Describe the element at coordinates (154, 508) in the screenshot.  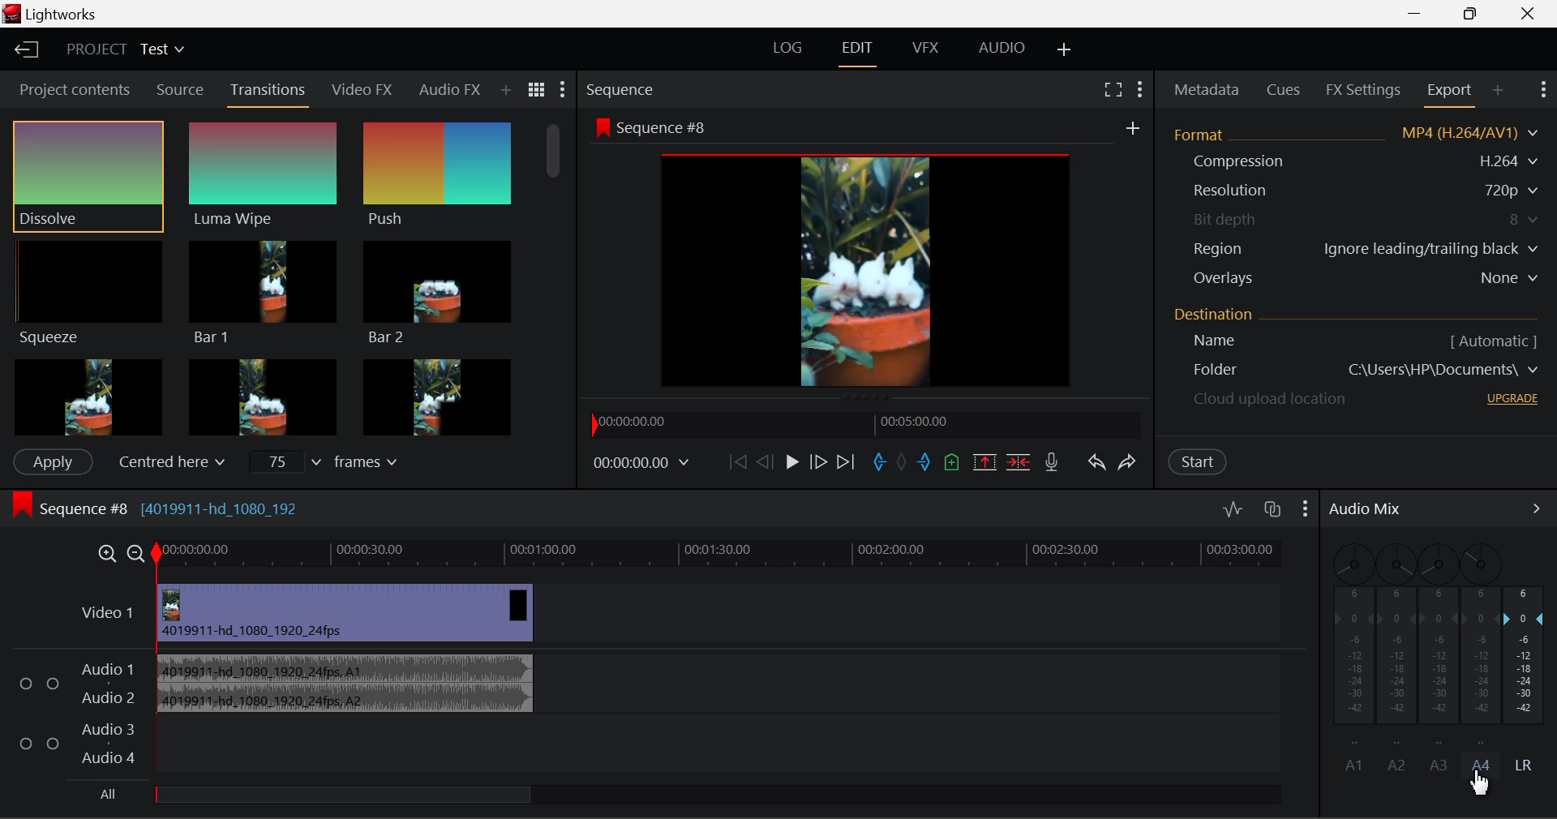
I see `Sequence #8 [4019911-hd_1080_192` at that location.